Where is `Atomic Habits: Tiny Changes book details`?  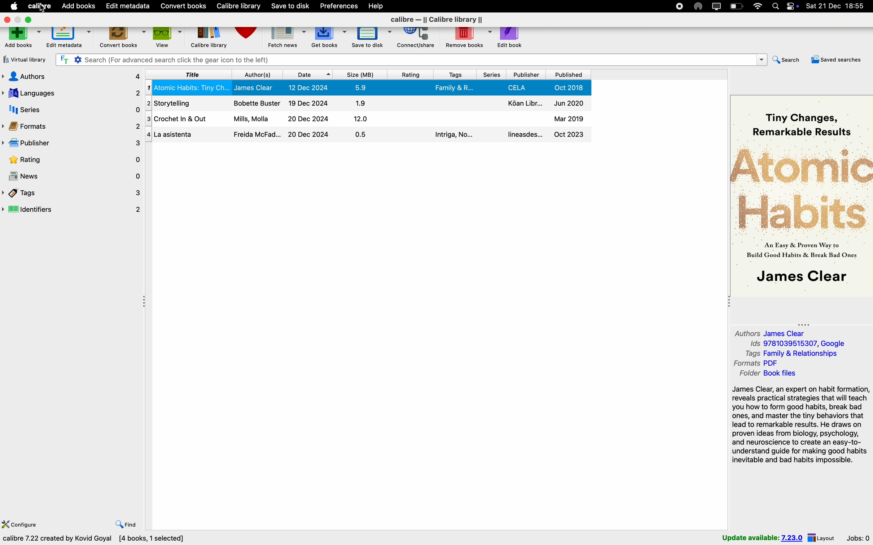
Atomic Habits: Tiny Changes book details is located at coordinates (369, 88).